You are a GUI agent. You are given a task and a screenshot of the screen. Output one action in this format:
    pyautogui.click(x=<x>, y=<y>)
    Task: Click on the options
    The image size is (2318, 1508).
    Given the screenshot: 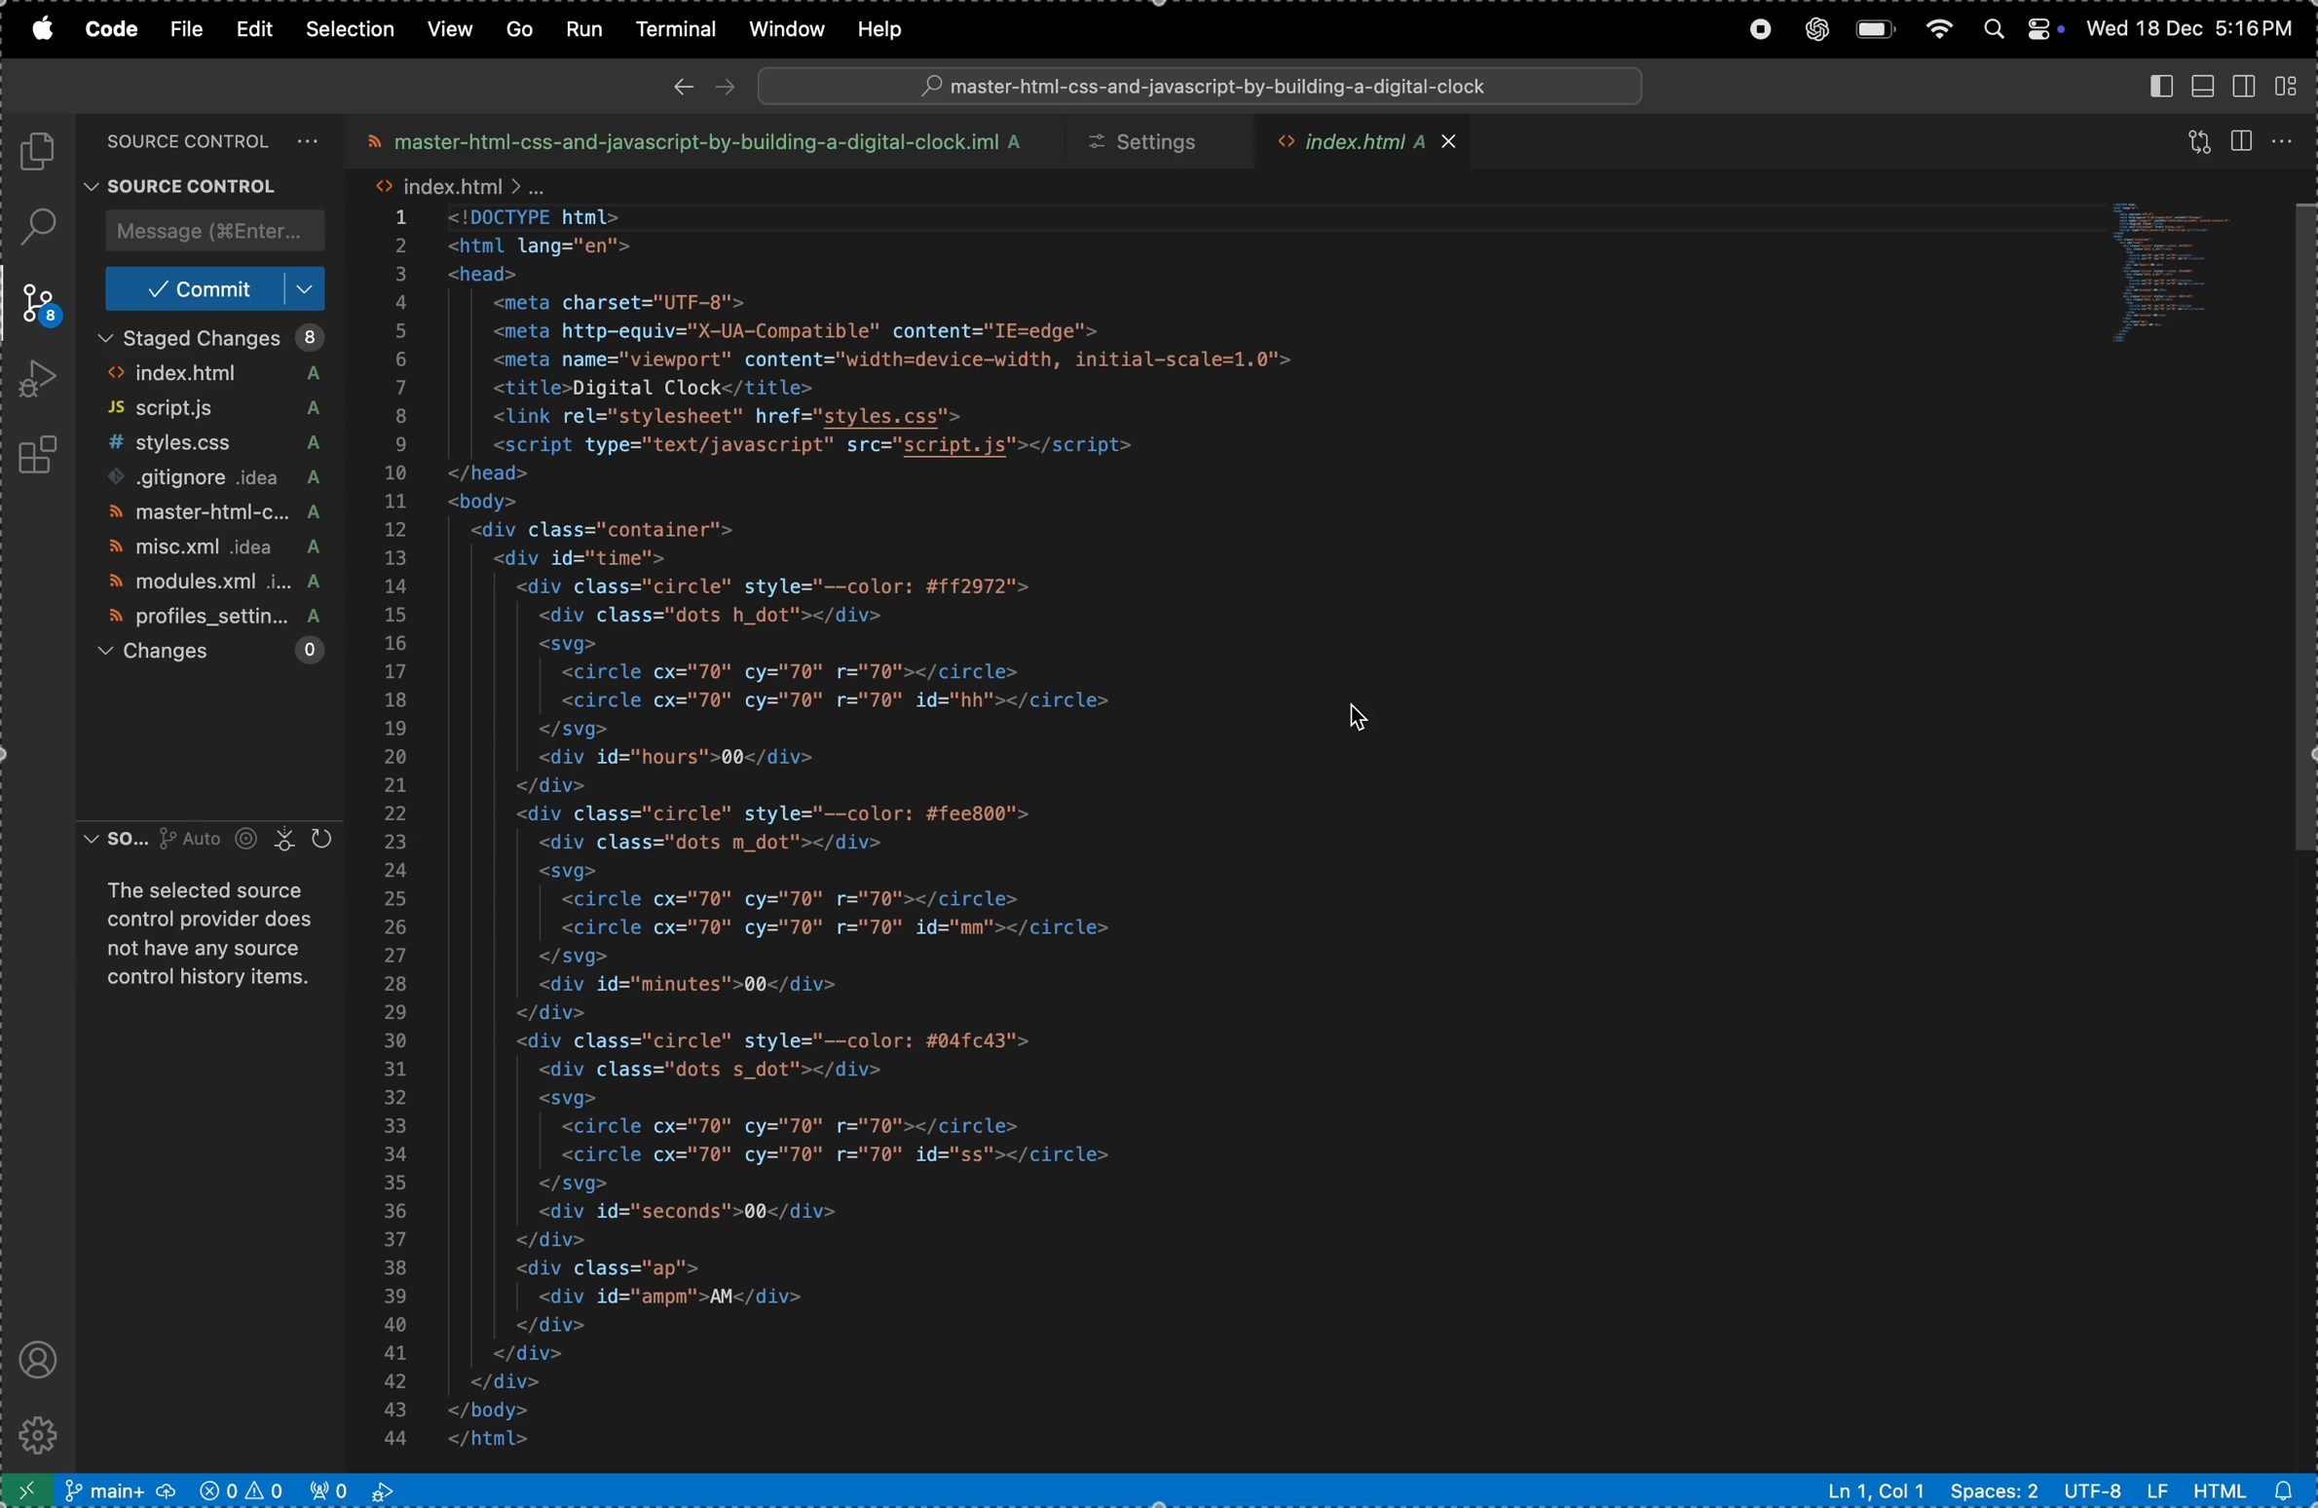 What is the action you would take?
    pyautogui.click(x=2285, y=139)
    